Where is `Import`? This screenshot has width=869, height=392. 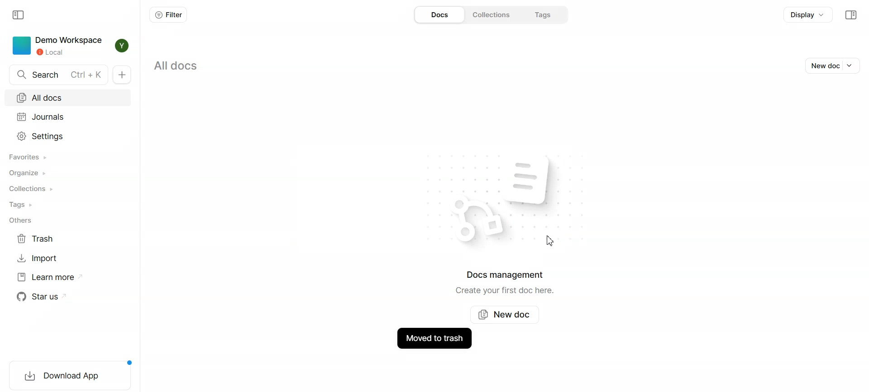
Import is located at coordinates (59, 259).